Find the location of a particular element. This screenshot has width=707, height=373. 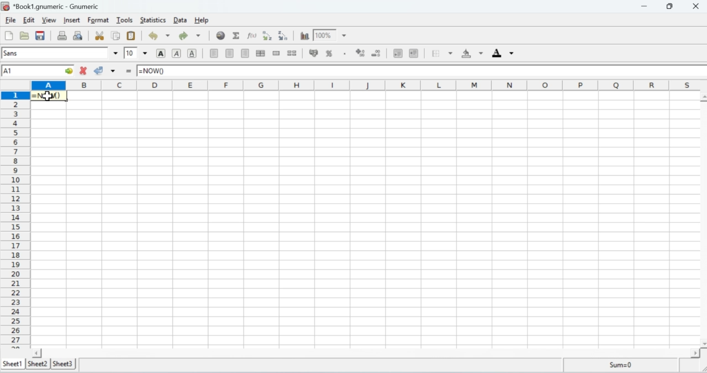

 is located at coordinates (160, 54).